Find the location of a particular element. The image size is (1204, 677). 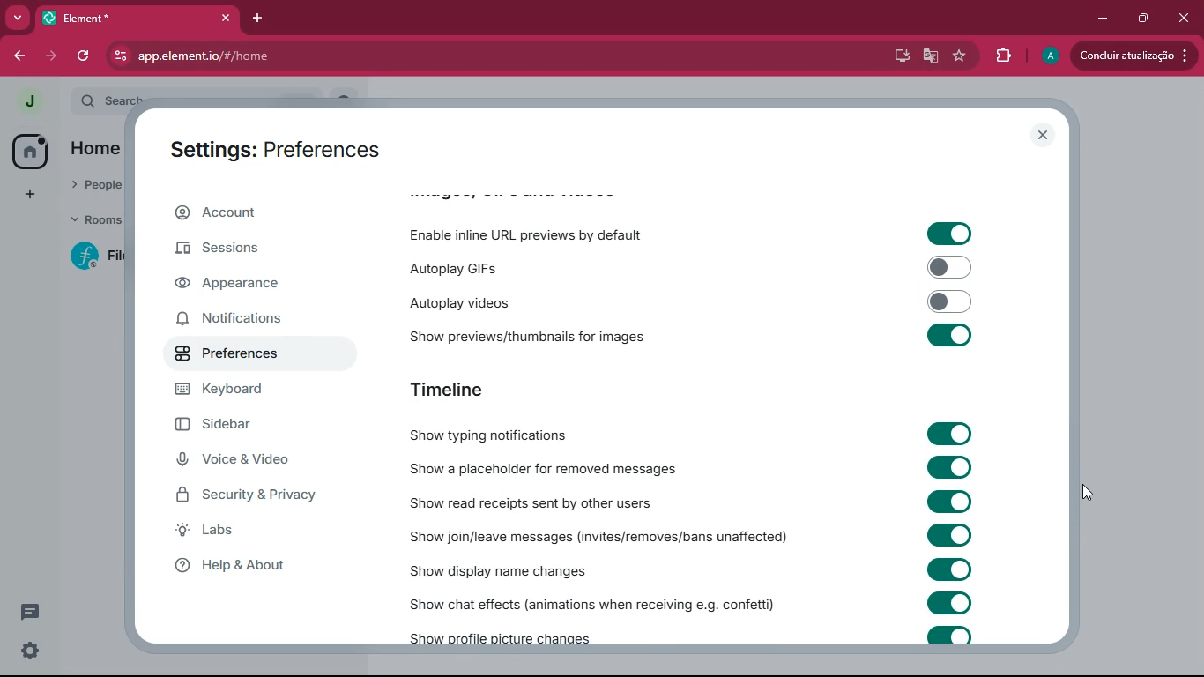

sidebar is located at coordinates (240, 425).